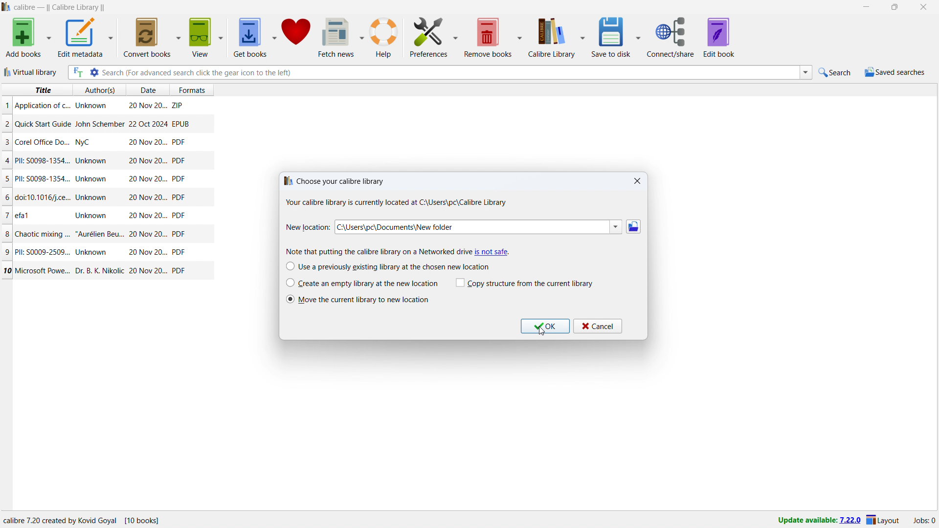 The height and width of the screenshot is (528, 939). What do you see at coordinates (43, 233) in the screenshot?
I see `Title` at bounding box center [43, 233].